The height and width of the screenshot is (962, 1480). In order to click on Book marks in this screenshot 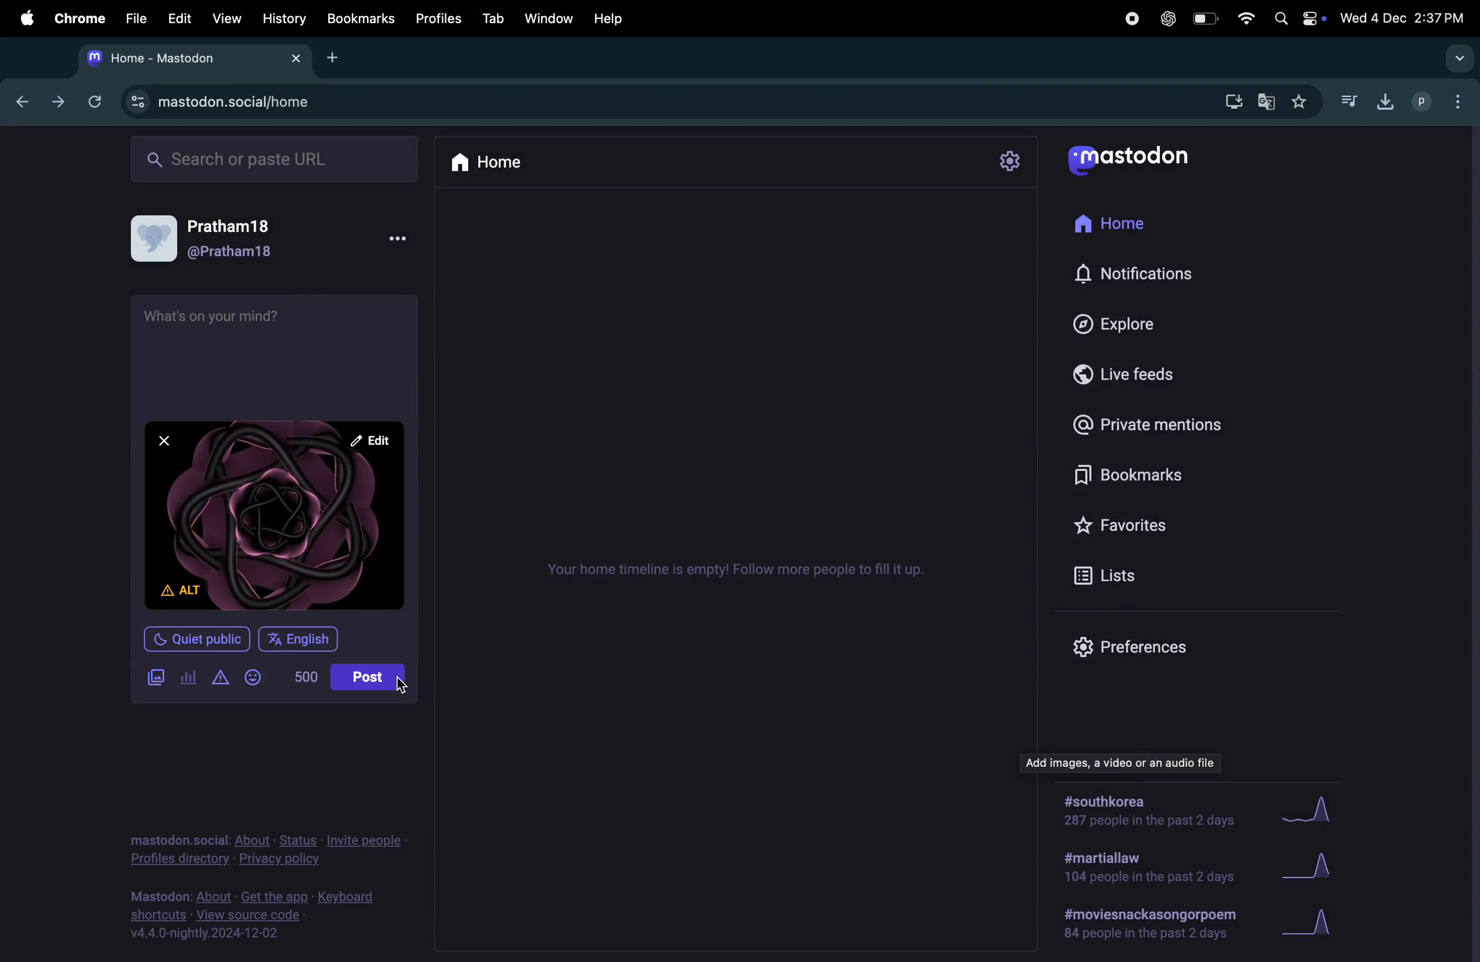, I will do `click(1121, 477)`.